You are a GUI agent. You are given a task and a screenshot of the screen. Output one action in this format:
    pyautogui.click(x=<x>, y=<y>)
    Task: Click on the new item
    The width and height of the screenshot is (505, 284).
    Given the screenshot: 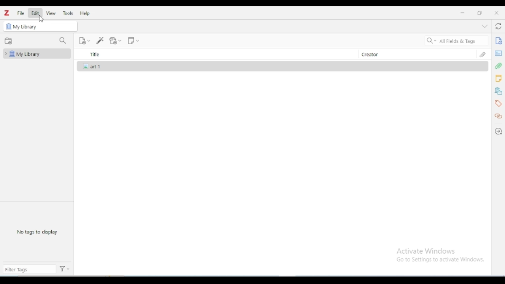 What is the action you would take?
    pyautogui.click(x=84, y=41)
    